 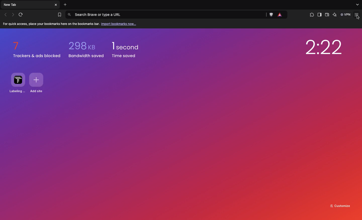 What do you see at coordinates (128, 50) in the screenshot?
I see `1 second time saved` at bounding box center [128, 50].